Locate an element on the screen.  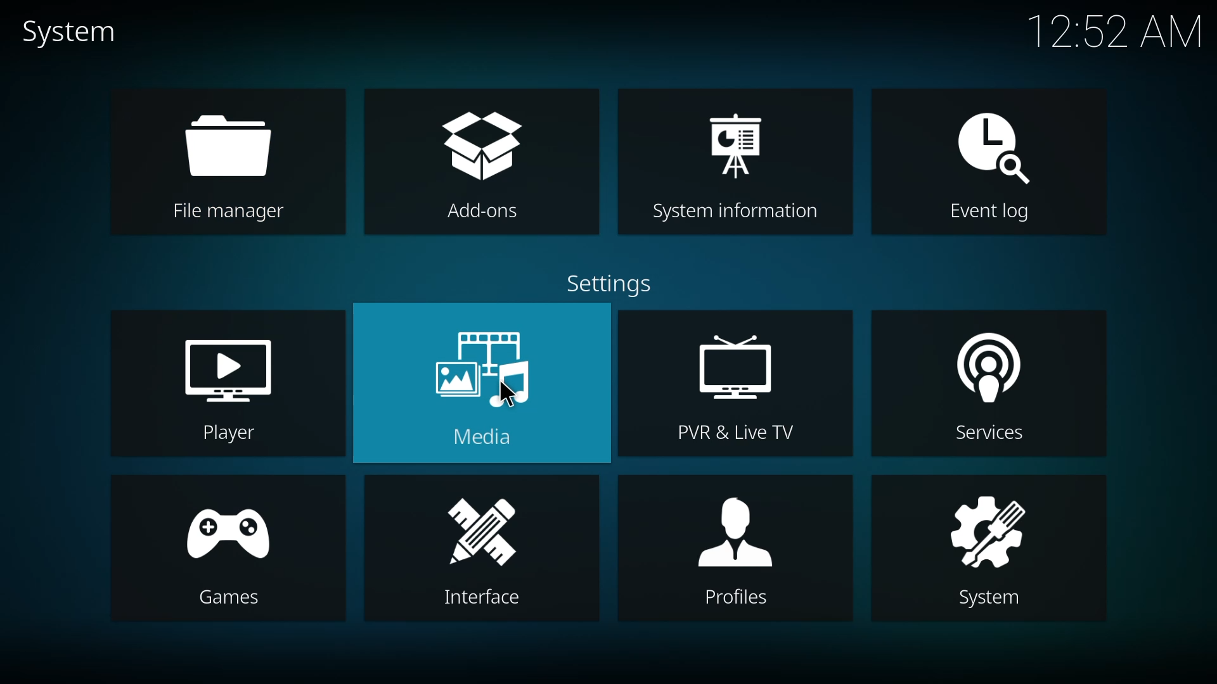
Services is located at coordinates (987, 436).